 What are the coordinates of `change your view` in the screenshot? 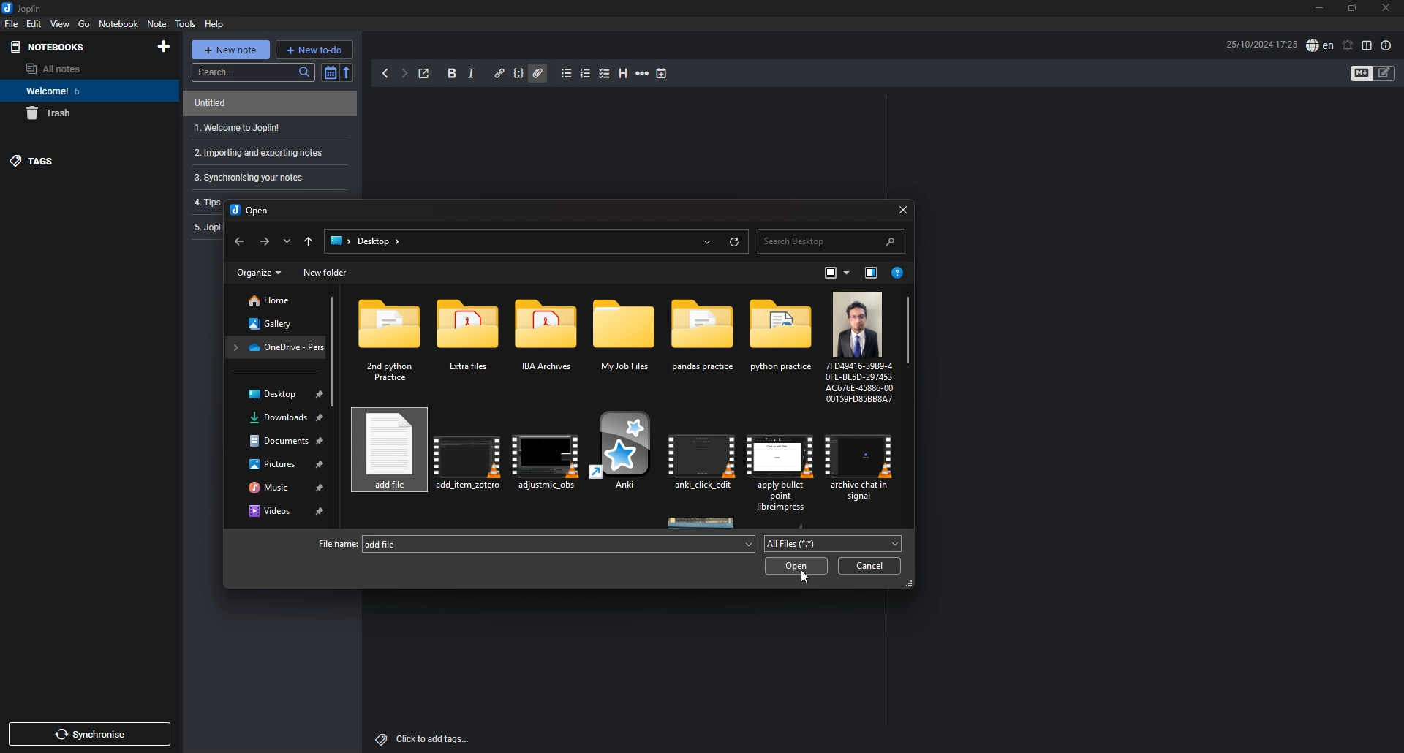 It's located at (837, 273).